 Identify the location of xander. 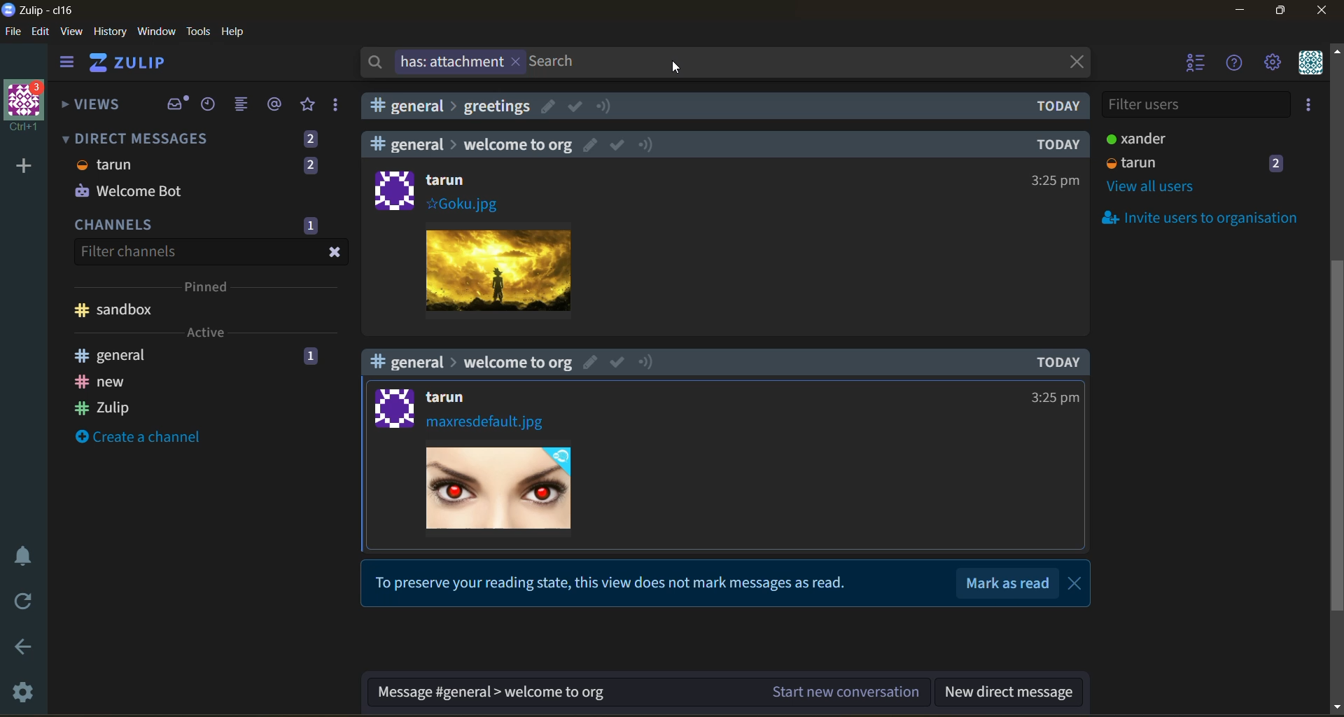
(1133, 138).